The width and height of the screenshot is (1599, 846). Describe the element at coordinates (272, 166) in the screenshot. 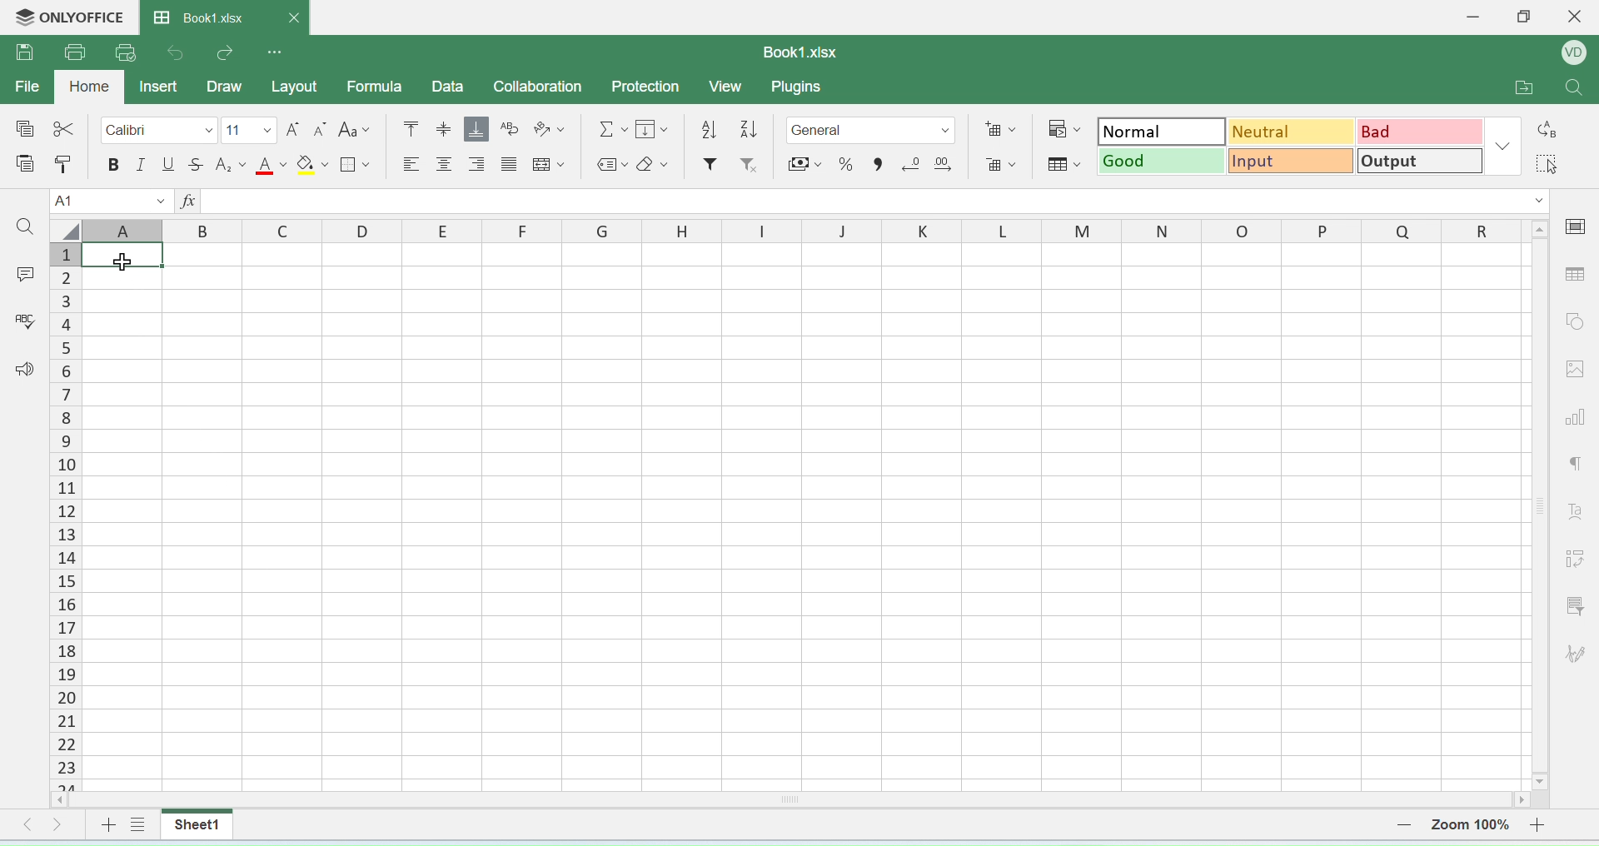

I see `` at that location.